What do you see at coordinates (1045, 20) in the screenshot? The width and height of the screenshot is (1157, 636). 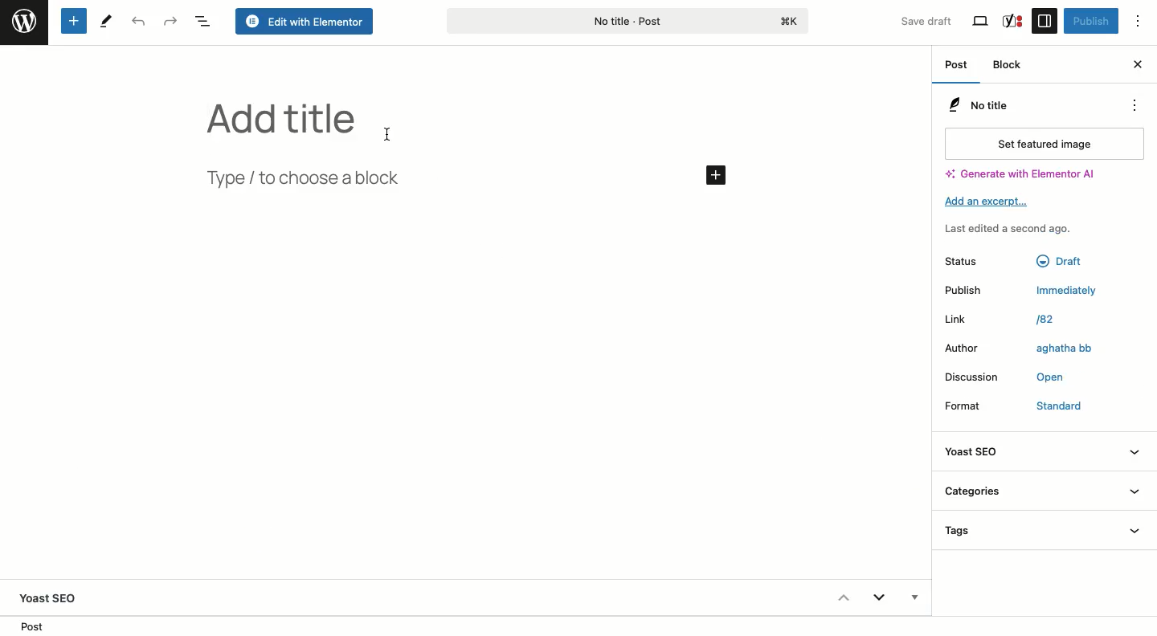 I see `Sidebar` at bounding box center [1045, 20].